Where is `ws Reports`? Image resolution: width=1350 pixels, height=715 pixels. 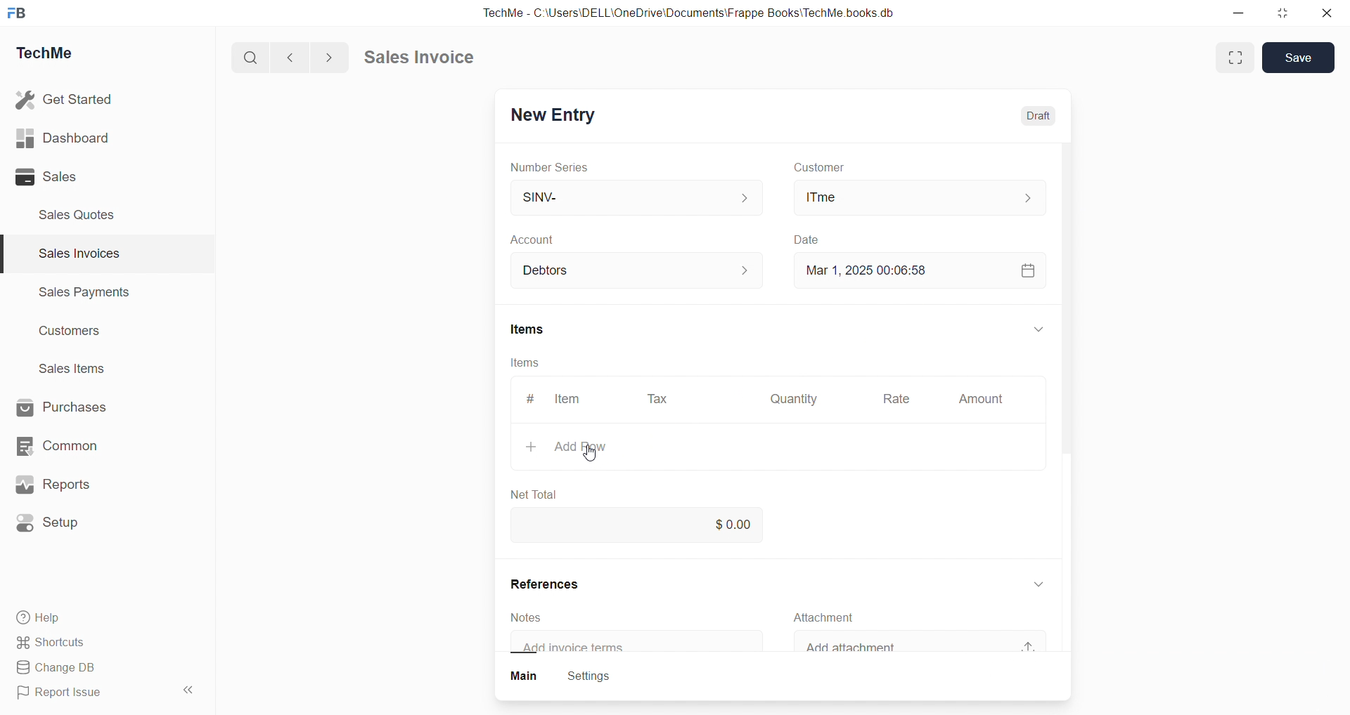
ws Reports is located at coordinates (66, 485).